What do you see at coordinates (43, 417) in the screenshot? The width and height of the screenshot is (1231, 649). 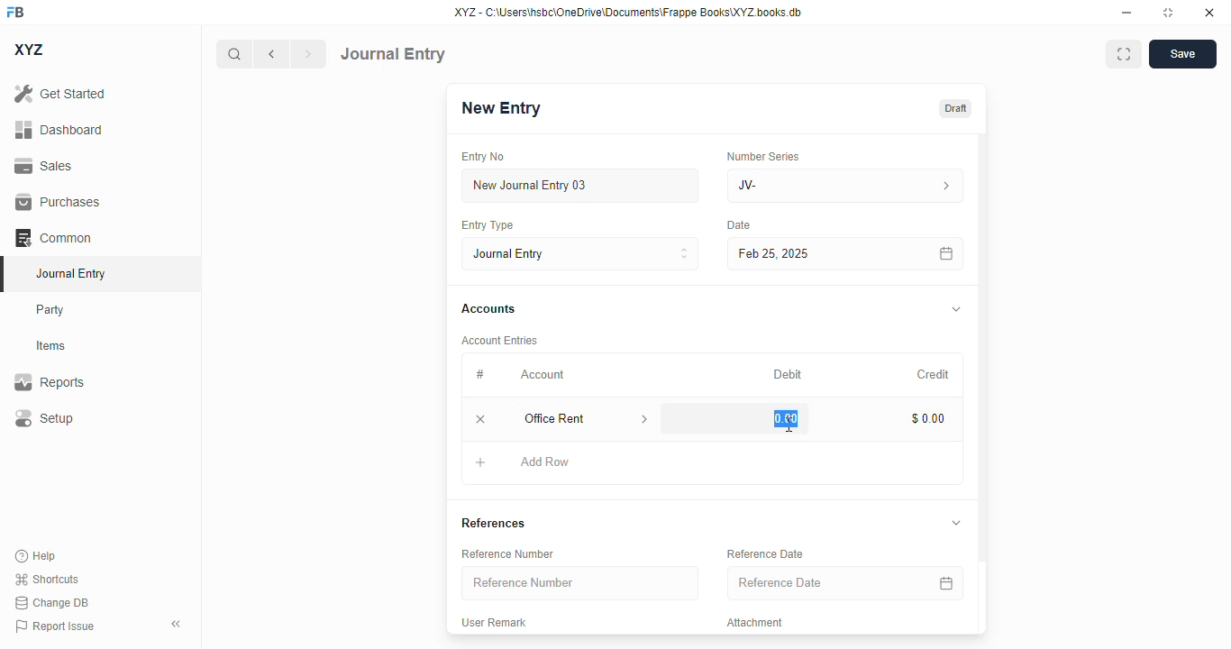 I see `setup` at bounding box center [43, 417].